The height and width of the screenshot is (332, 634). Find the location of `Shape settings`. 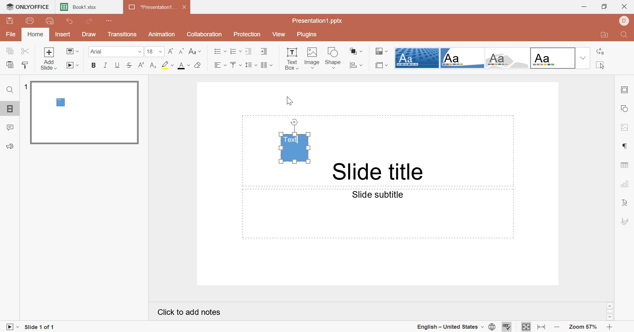

Shape settings is located at coordinates (626, 111).